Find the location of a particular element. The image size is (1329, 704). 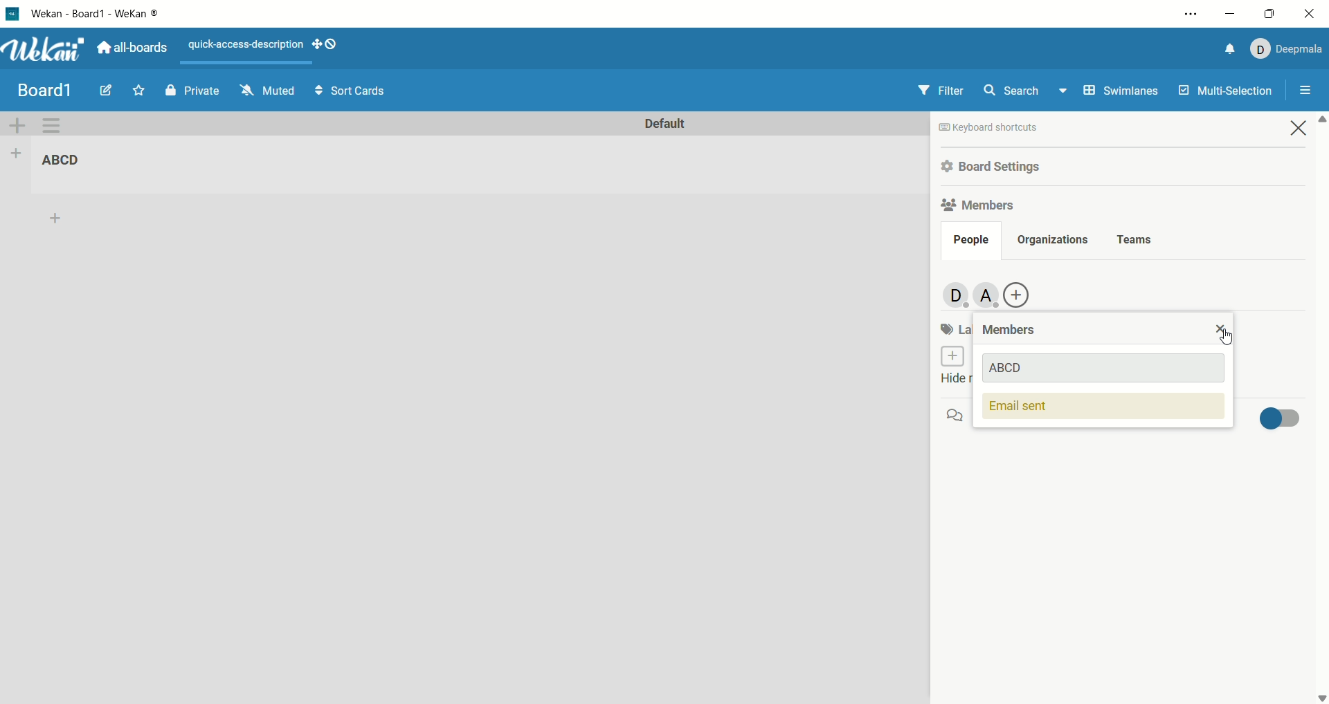

people is located at coordinates (970, 242).